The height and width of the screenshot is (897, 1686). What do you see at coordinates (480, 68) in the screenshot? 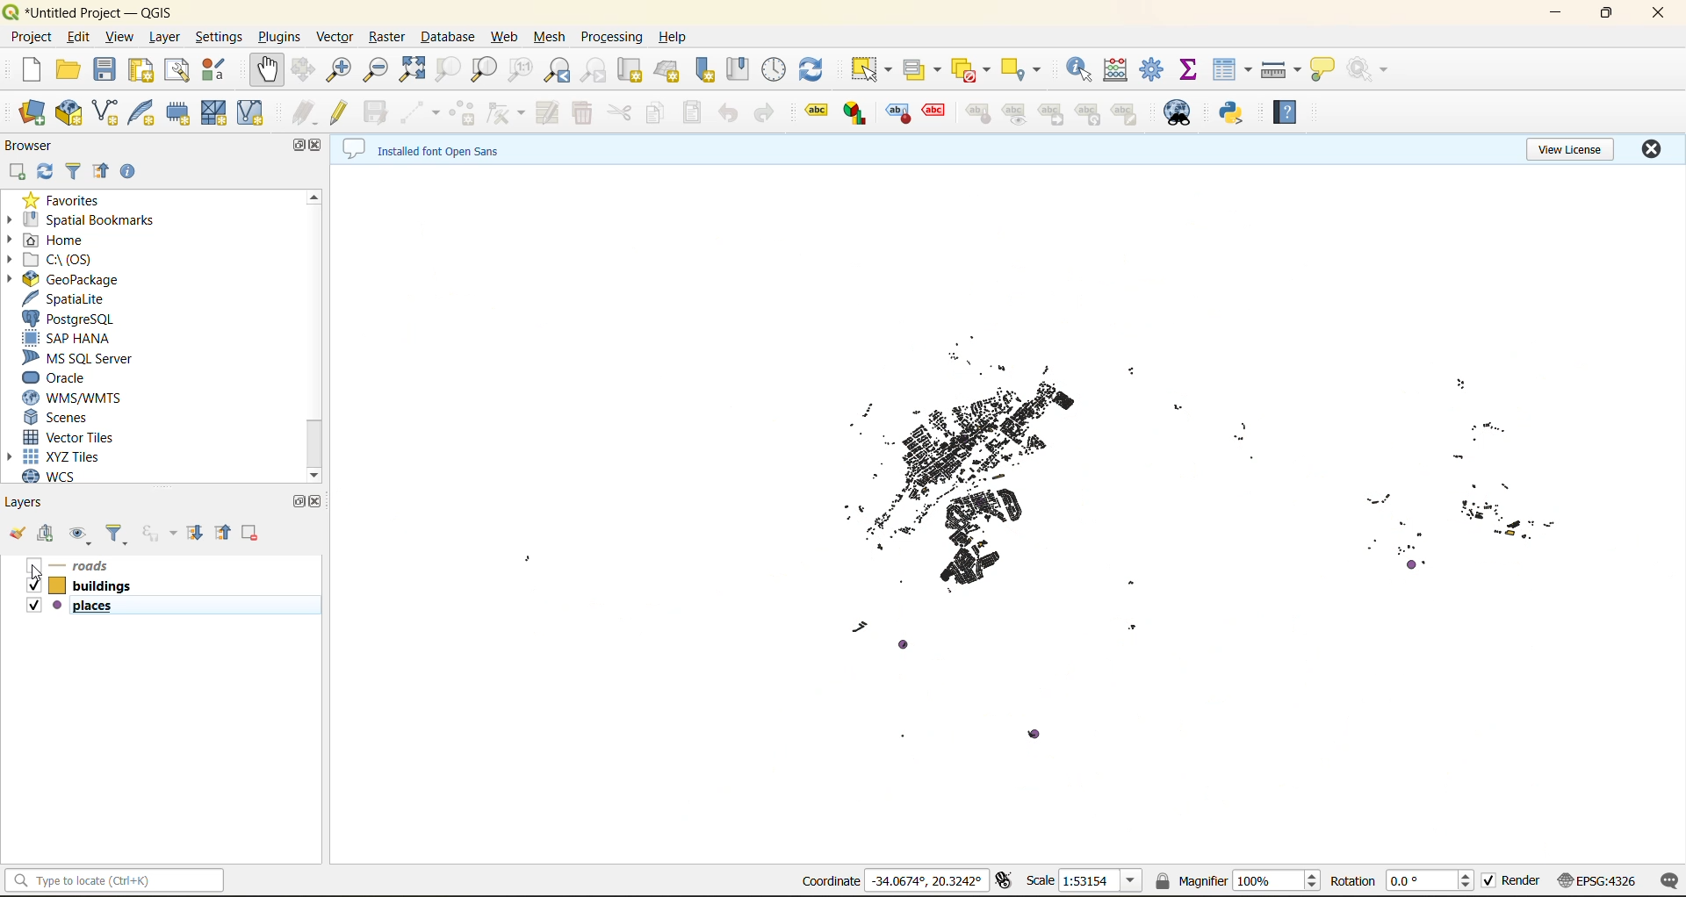
I see `zoom layer` at bounding box center [480, 68].